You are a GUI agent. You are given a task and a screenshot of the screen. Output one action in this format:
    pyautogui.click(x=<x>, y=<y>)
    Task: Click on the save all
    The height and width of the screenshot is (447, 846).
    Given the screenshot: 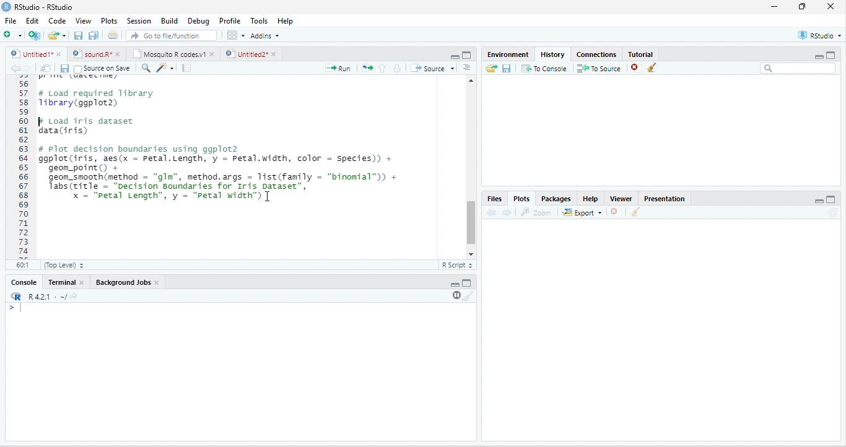 What is the action you would take?
    pyautogui.click(x=93, y=35)
    